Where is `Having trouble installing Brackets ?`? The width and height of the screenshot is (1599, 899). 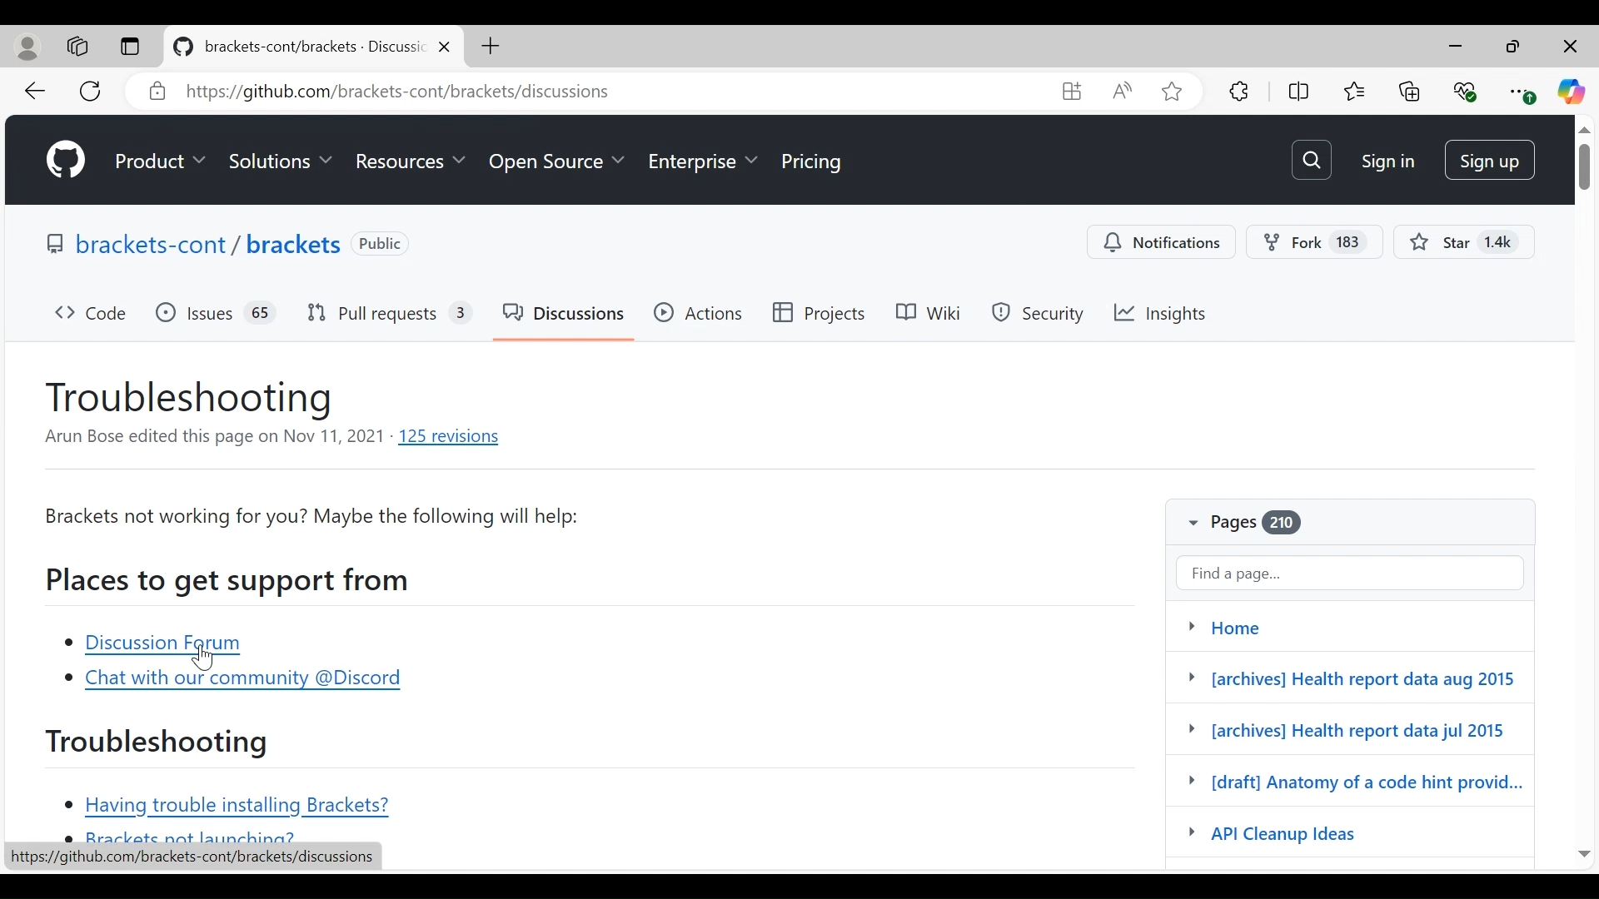
Having trouble installing Brackets ? is located at coordinates (232, 808).